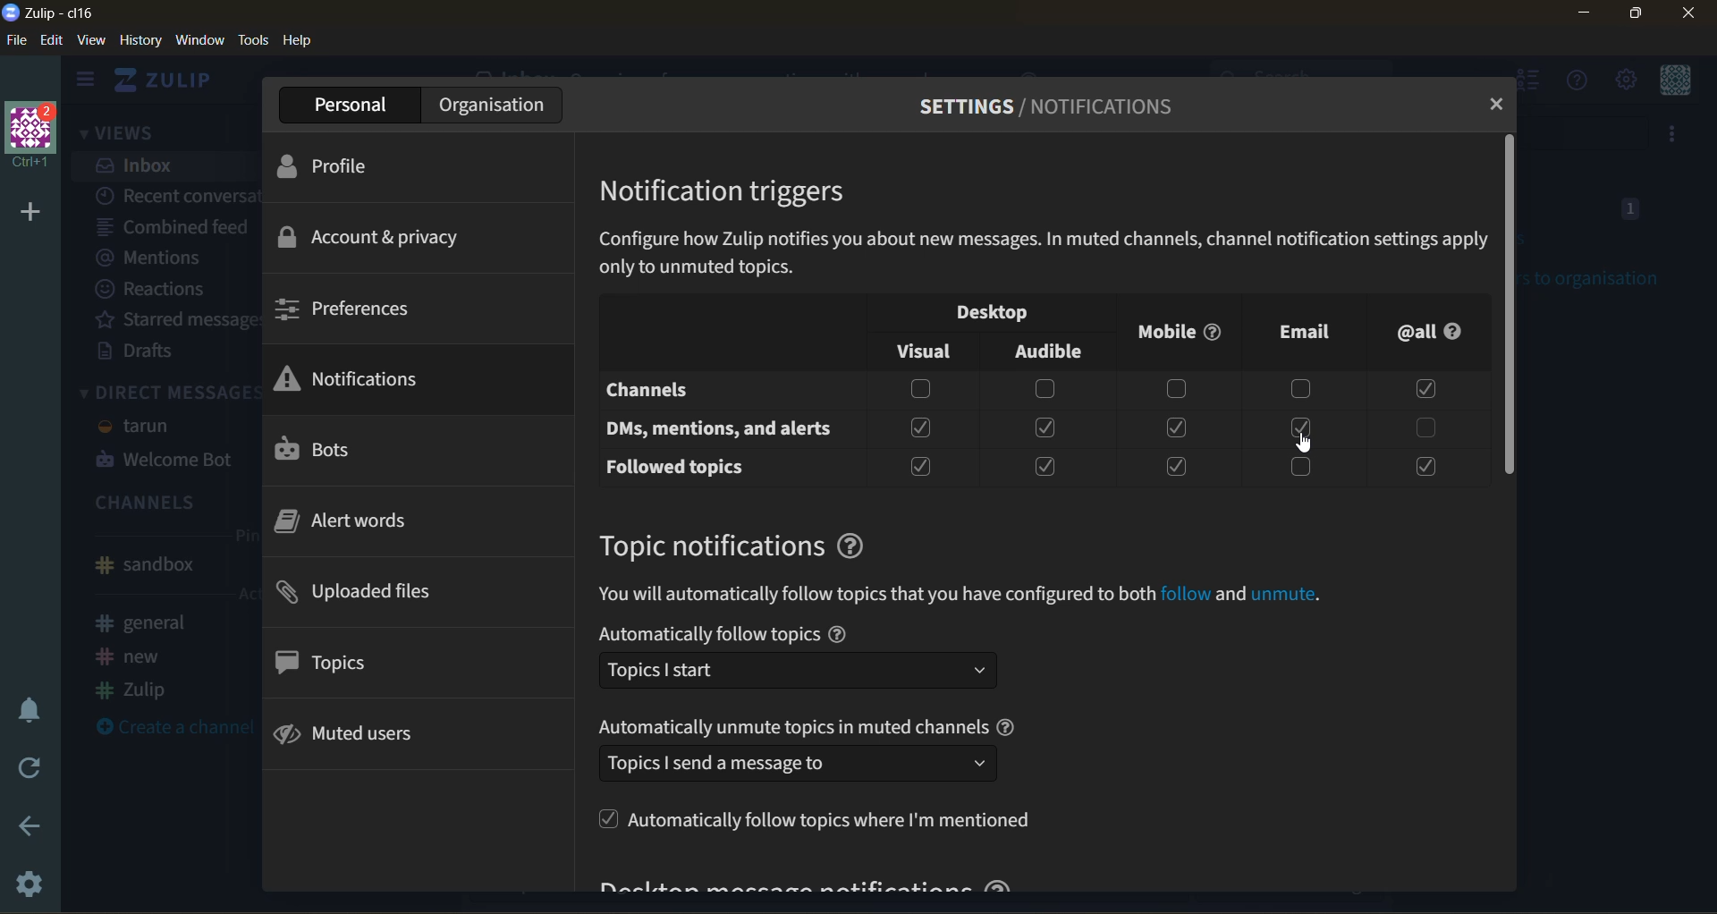 Image resolution: width=1717 pixels, height=914 pixels. Describe the element at coordinates (29, 768) in the screenshot. I see `reload` at that location.